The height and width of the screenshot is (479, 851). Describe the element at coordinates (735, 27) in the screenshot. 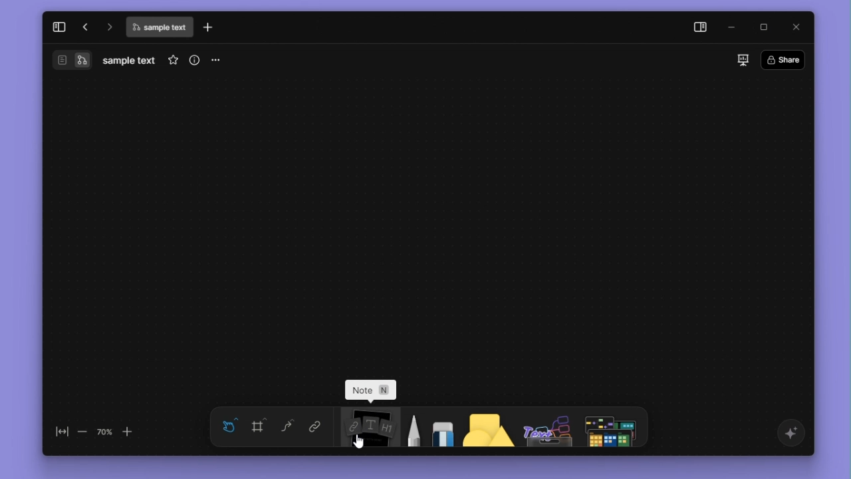

I see `minimize` at that location.